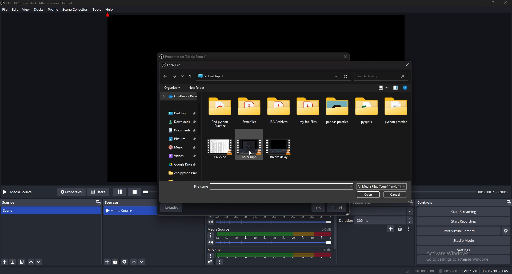  I want to click on mute, so click(211, 222).